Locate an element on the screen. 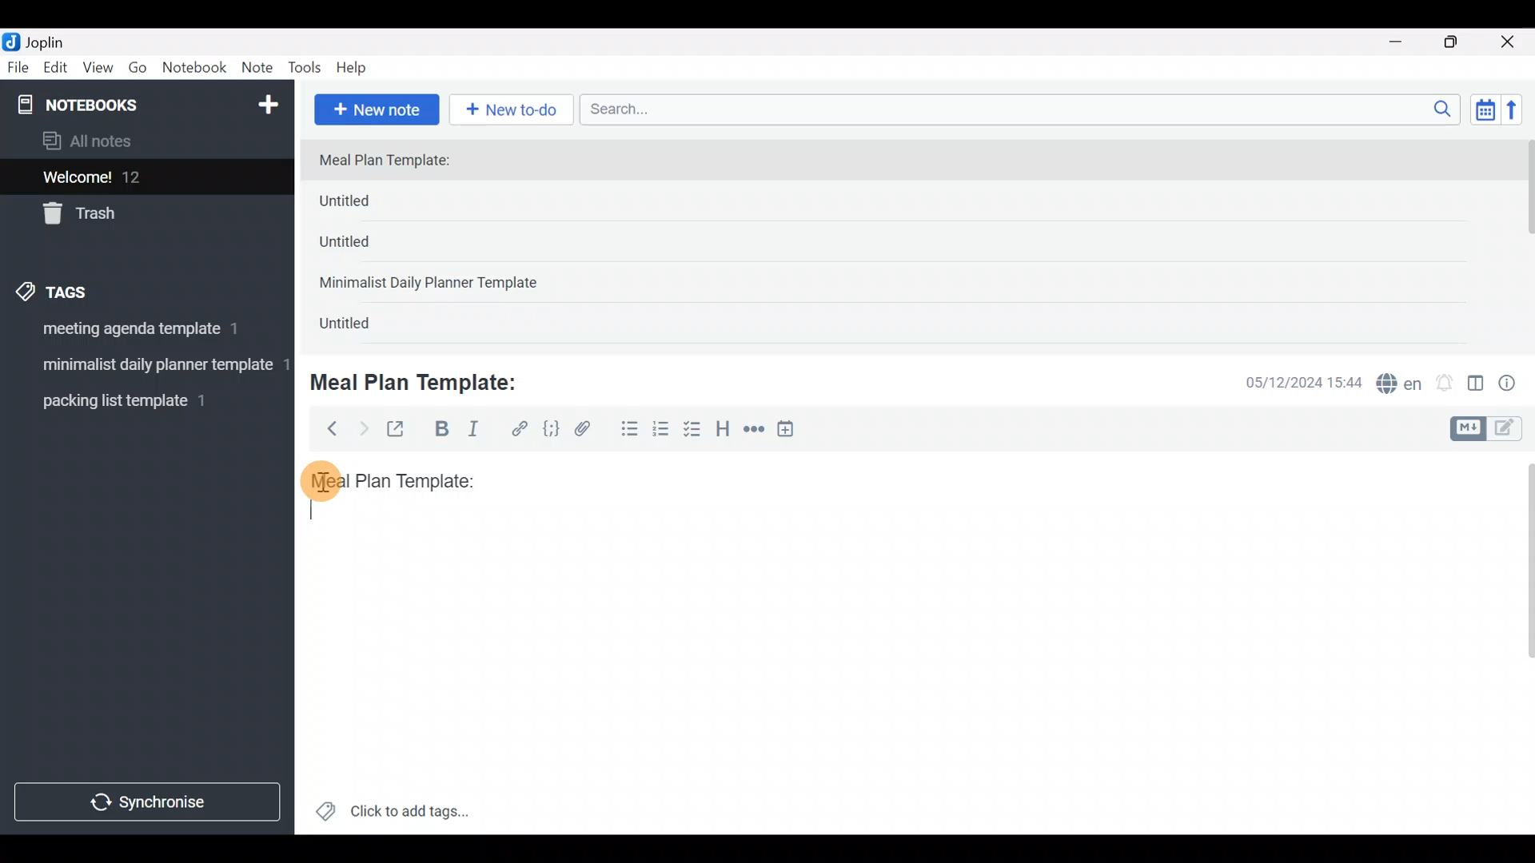 Image resolution: width=1535 pixels, height=863 pixels. Help is located at coordinates (357, 65).